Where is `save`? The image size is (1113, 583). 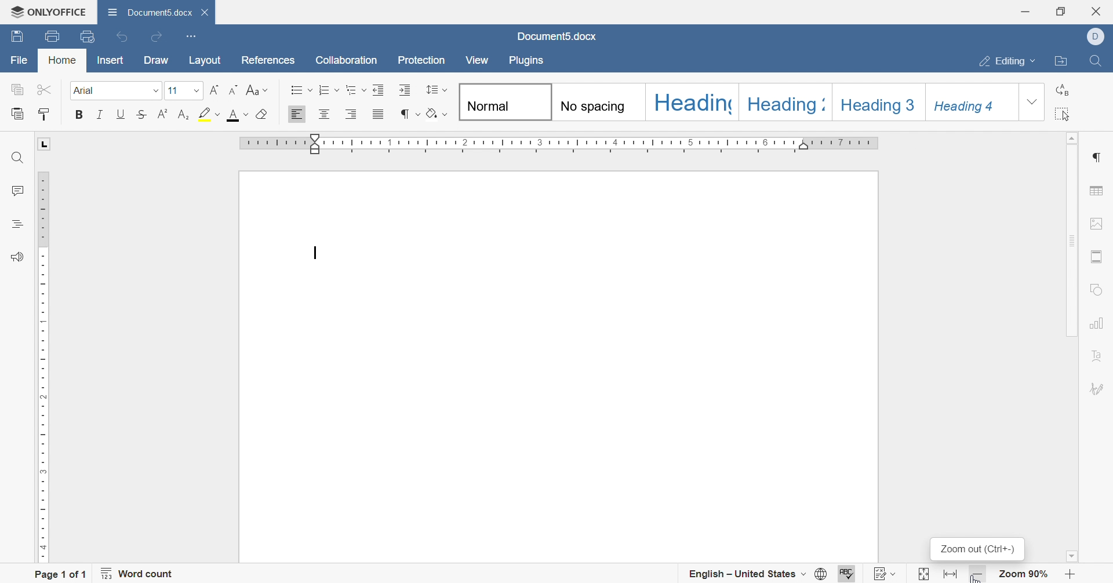 save is located at coordinates (19, 37).